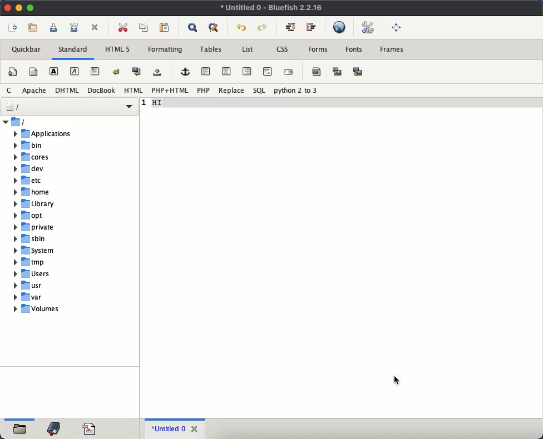 This screenshot has width=543, height=439. Describe the element at coordinates (55, 134) in the screenshot. I see `applications` at that location.